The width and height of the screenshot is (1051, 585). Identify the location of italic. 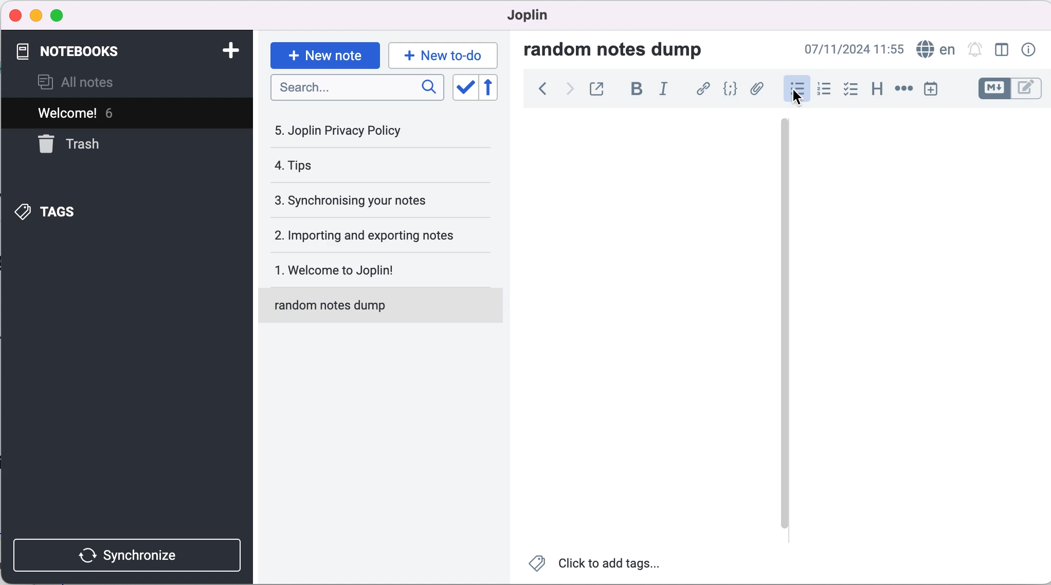
(665, 93).